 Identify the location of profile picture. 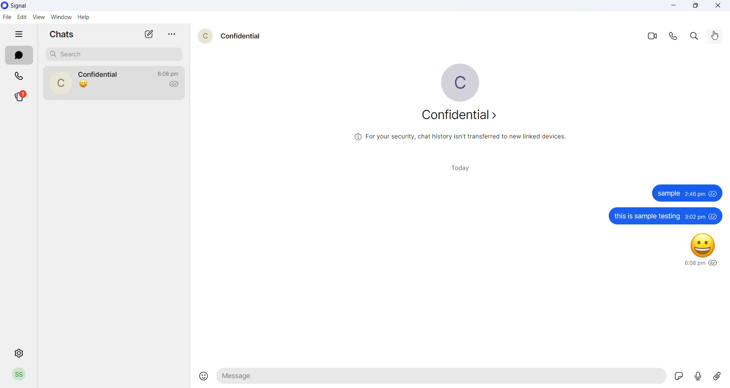
(205, 35).